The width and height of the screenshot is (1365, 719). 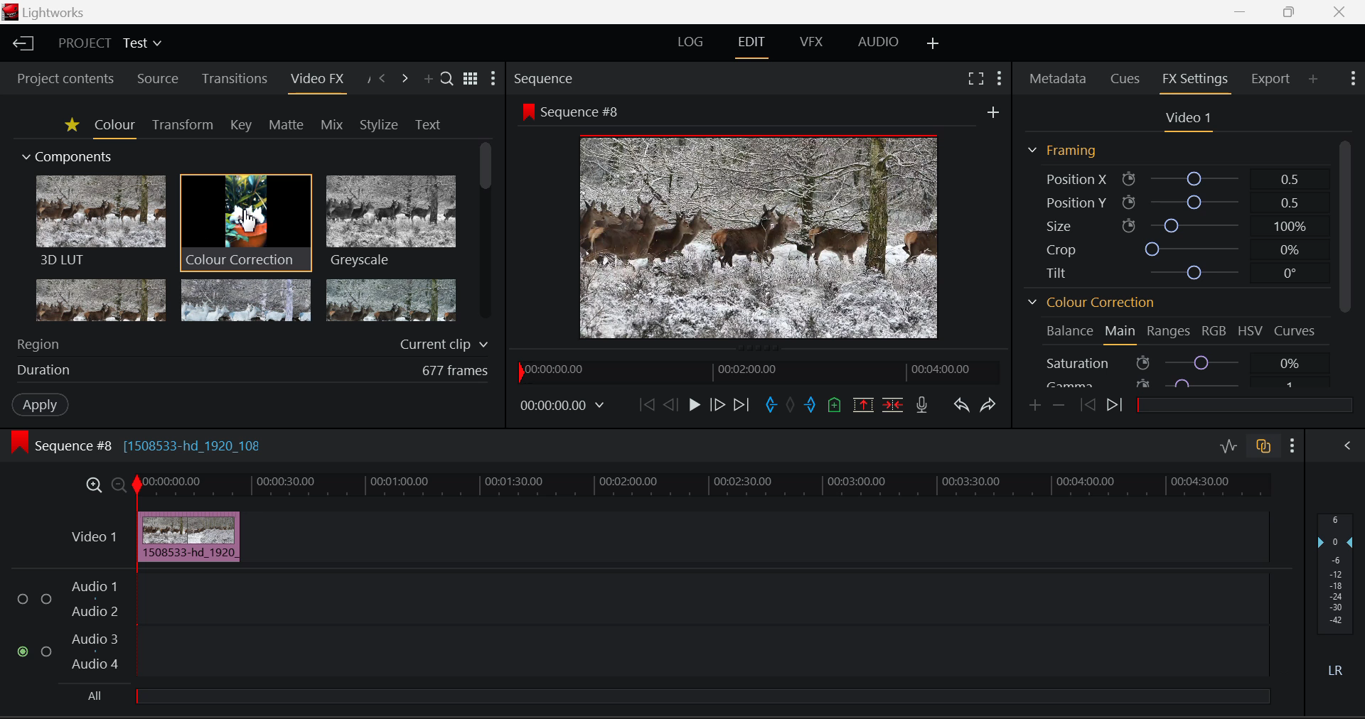 I want to click on Export, so click(x=1271, y=79).